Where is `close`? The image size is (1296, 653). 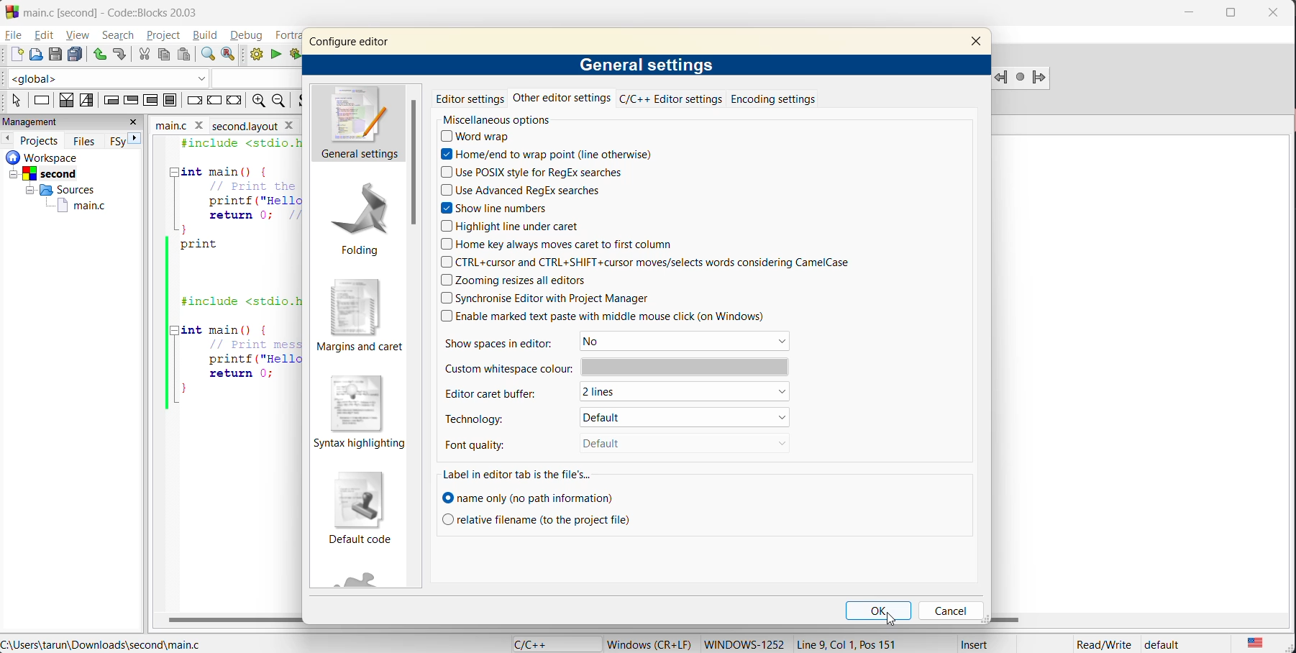
close is located at coordinates (1277, 12).